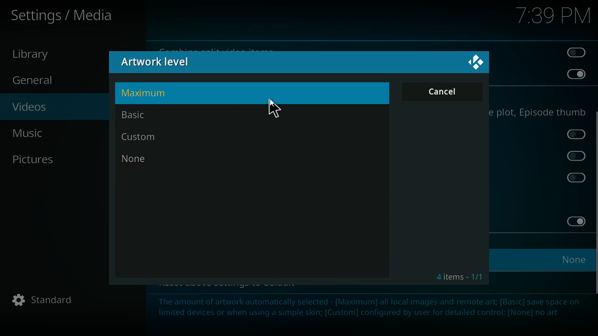 This screenshot has width=598, height=336. What do you see at coordinates (171, 63) in the screenshot?
I see `artwork level` at bounding box center [171, 63].